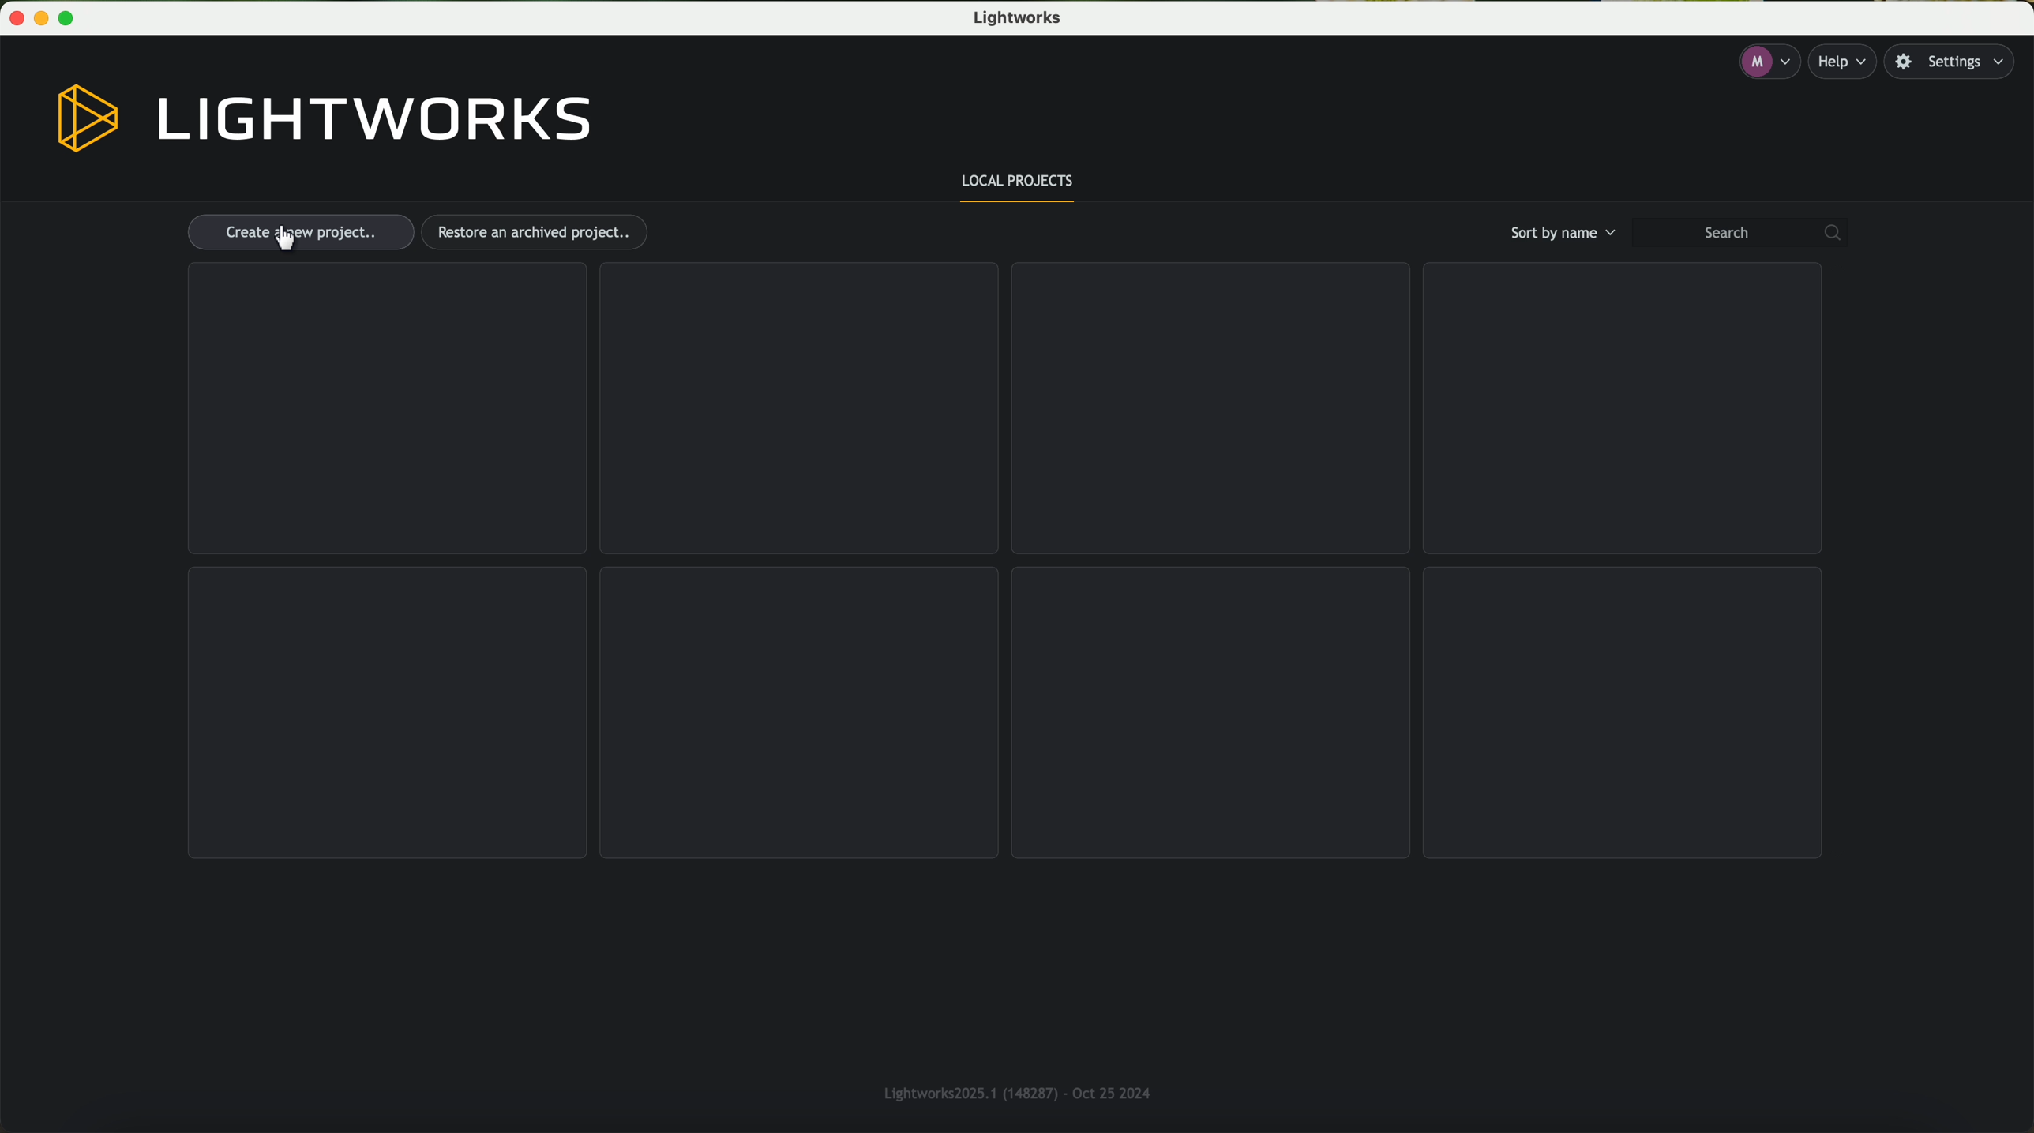 The image size is (2034, 1133). I want to click on grid, so click(796, 408).